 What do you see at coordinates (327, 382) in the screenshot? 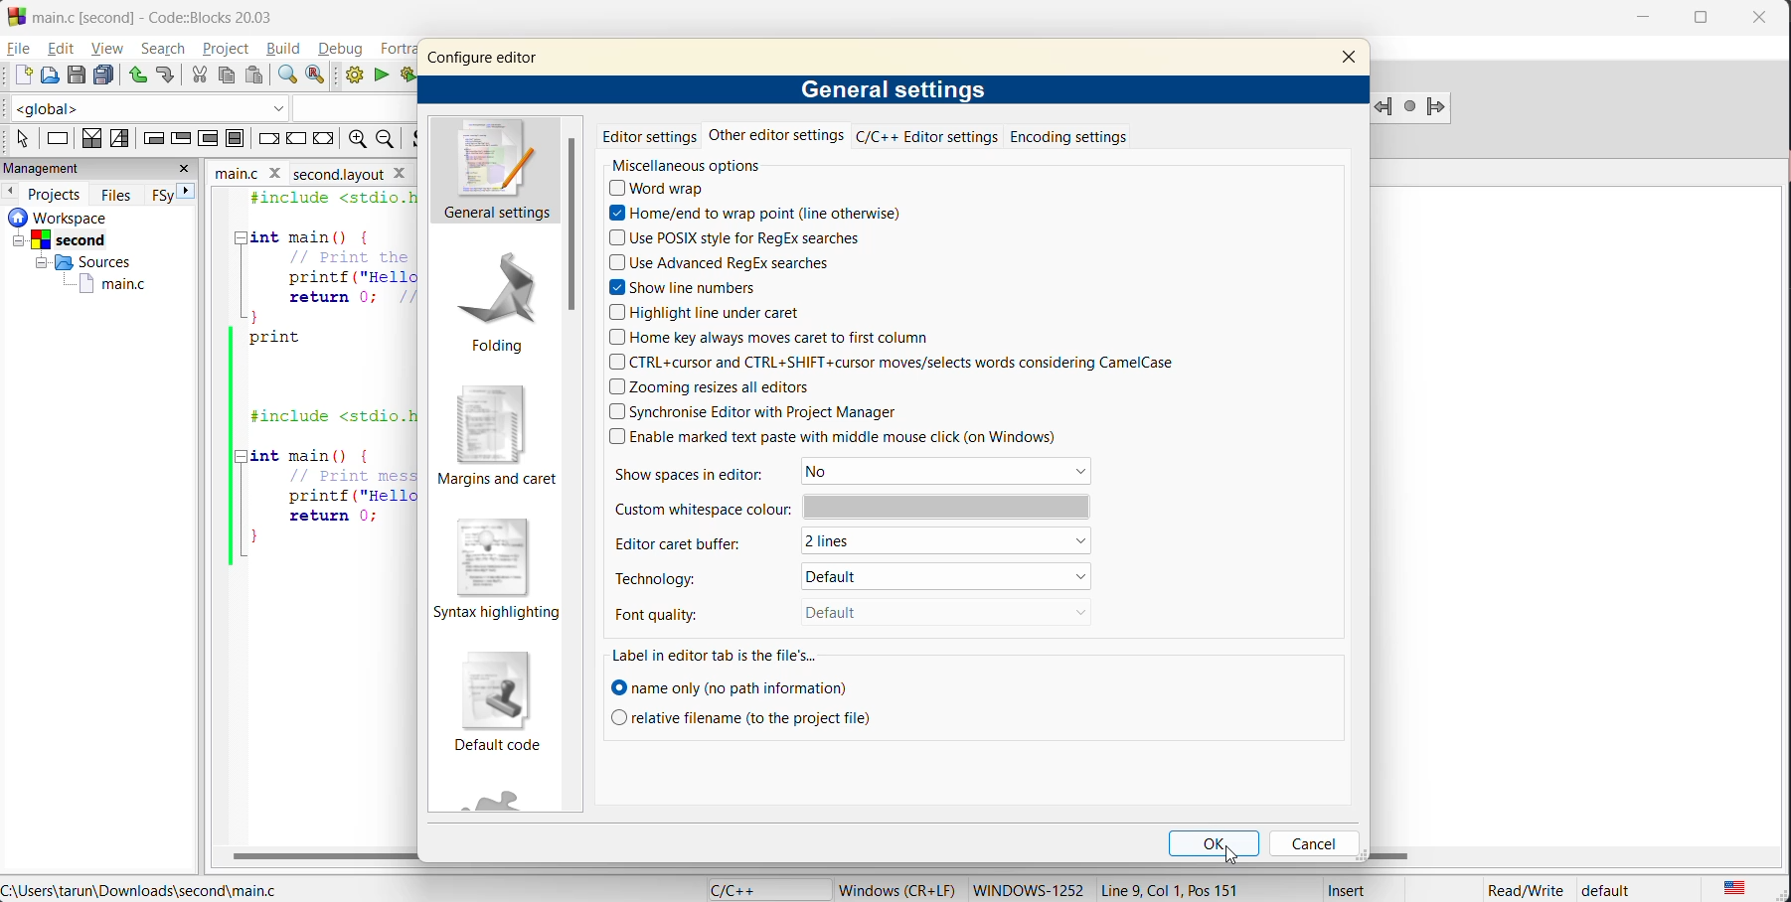
I see `#include <stdio.h> 2 3  int main() {4 Print the Hello, World message5) printf ("Hello, World!\n");6 return 0; Return success7 }8 print5 ||10112 | #include <stdio.h>1314 [Tint main() (15 Print message to console16 printf ("Hello, World!\n");17 return 0;18 ||}19` at bounding box center [327, 382].